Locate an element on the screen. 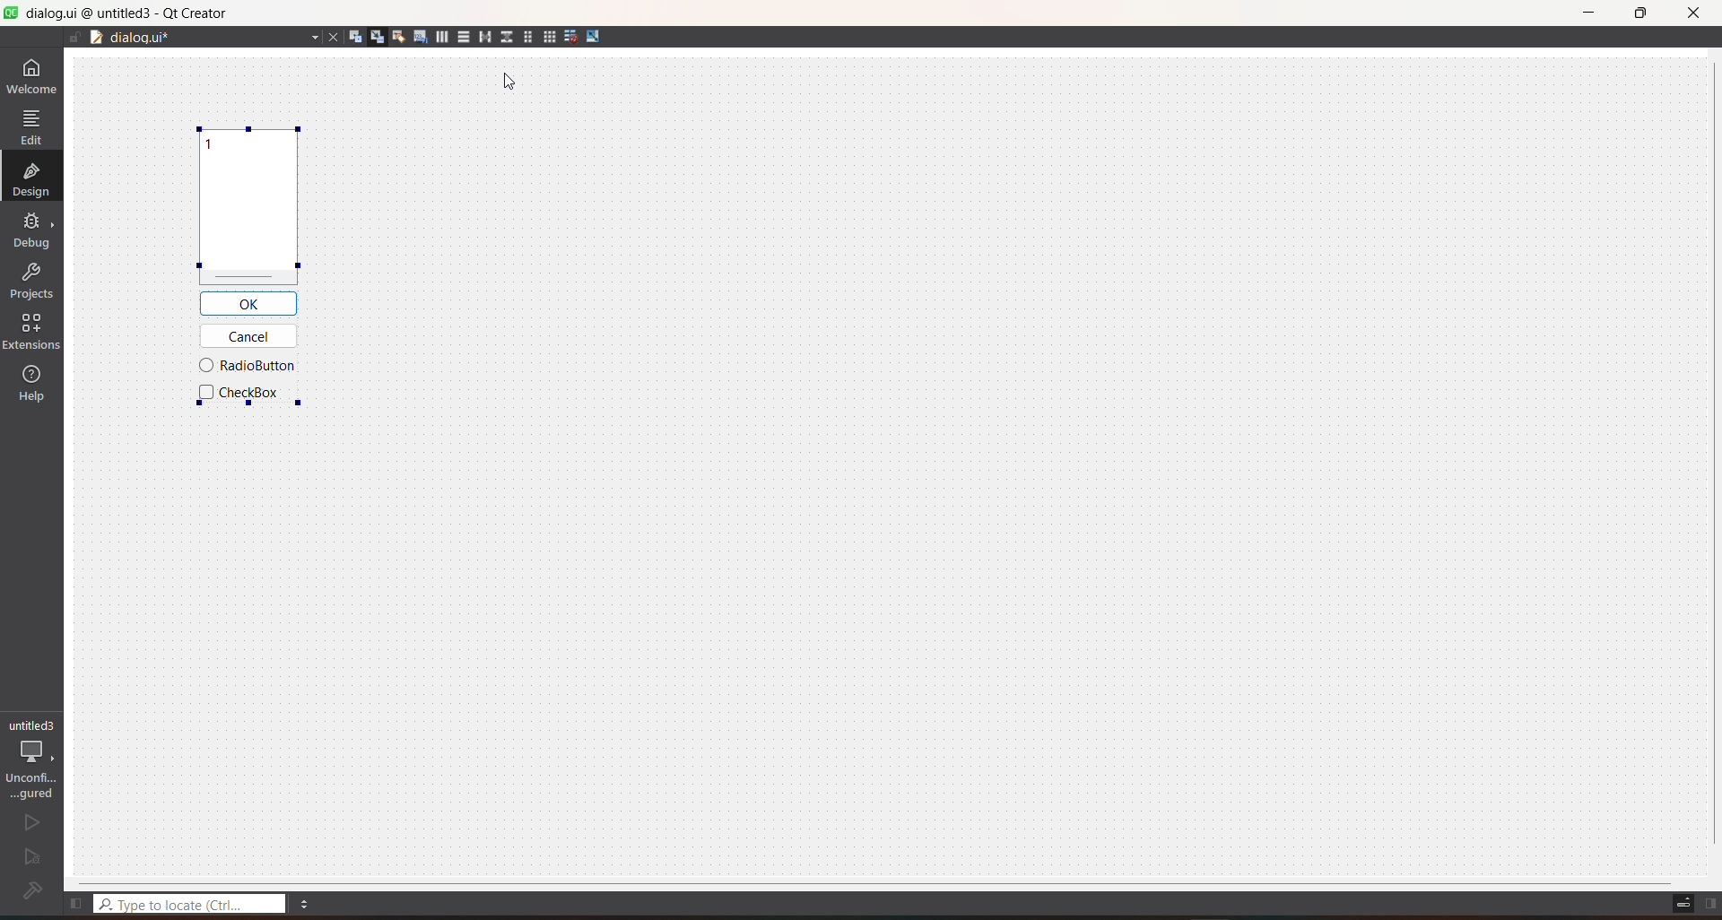 The height and width of the screenshot is (920, 1722). layout vertically is located at coordinates (461, 37).